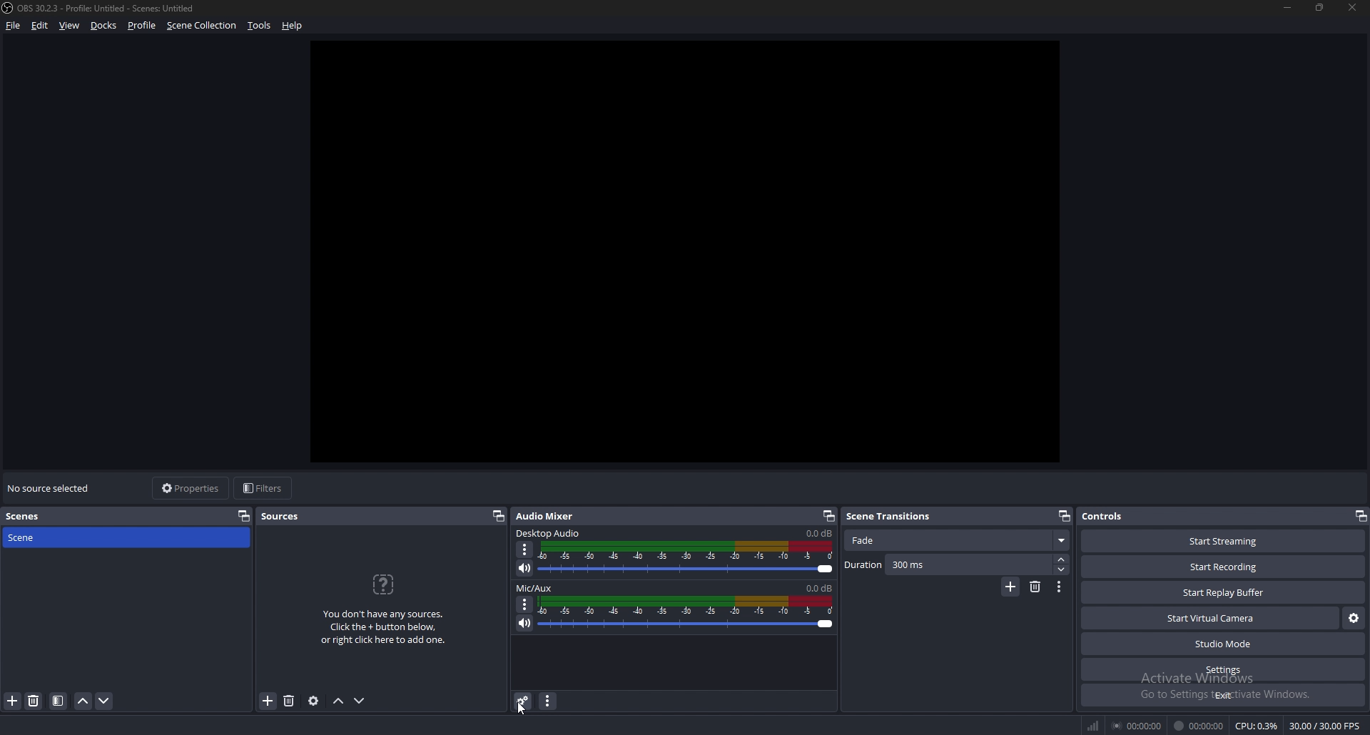 The image size is (1370, 735). What do you see at coordinates (1201, 726) in the screenshot?
I see ` 00:00:00` at bounding box center [1201, 726].